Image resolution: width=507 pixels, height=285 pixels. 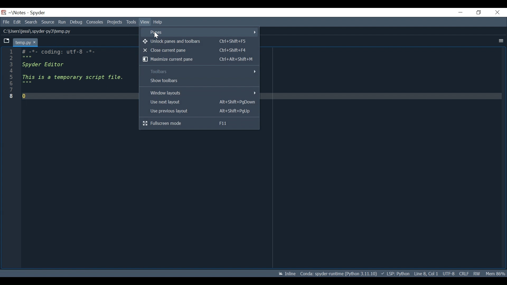 What do you see at coordinates (199, 102) in the screenshot?
I see `Use next layout` at bounding box center [199, 102].